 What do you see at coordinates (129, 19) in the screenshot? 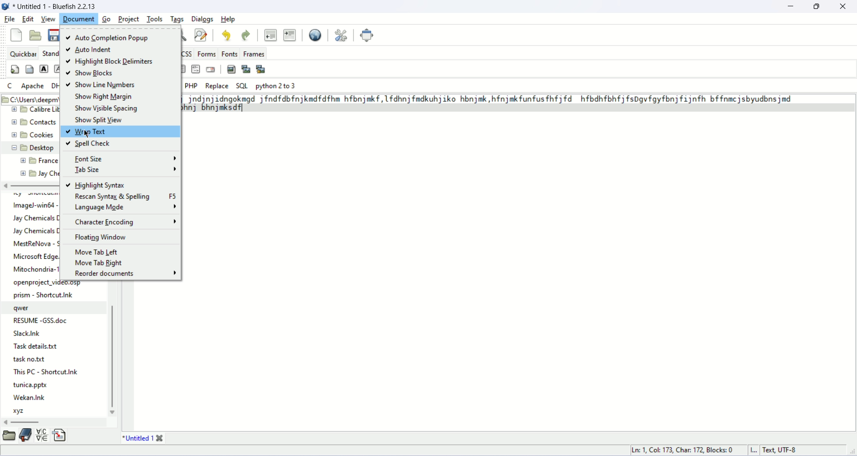
I see `project` at bounding box center [129, 19].